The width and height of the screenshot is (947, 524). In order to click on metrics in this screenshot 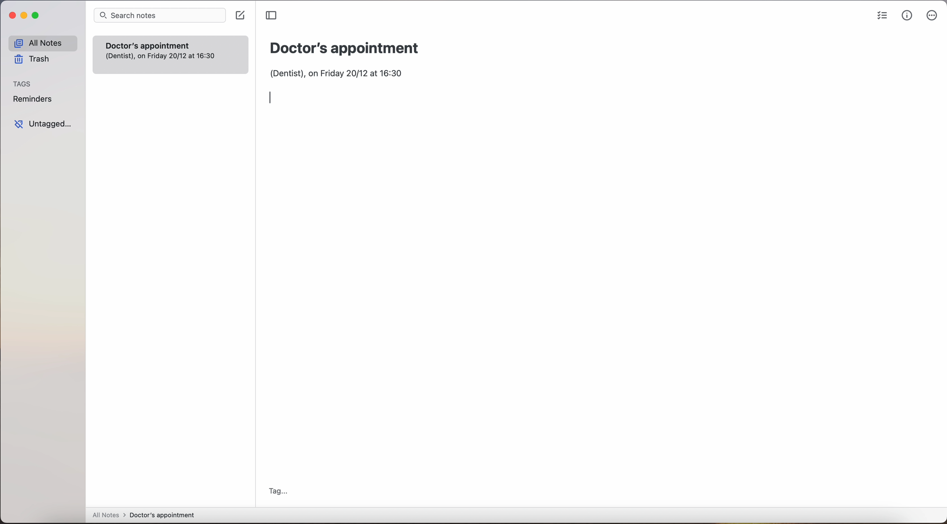, I will do `click(907, 15)`.